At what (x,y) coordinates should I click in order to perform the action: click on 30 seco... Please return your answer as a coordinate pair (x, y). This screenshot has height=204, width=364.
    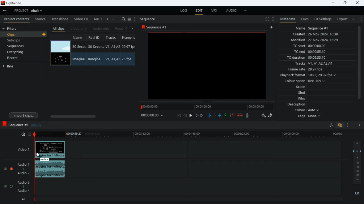
    Looking at the image, I should click on (79, 46).